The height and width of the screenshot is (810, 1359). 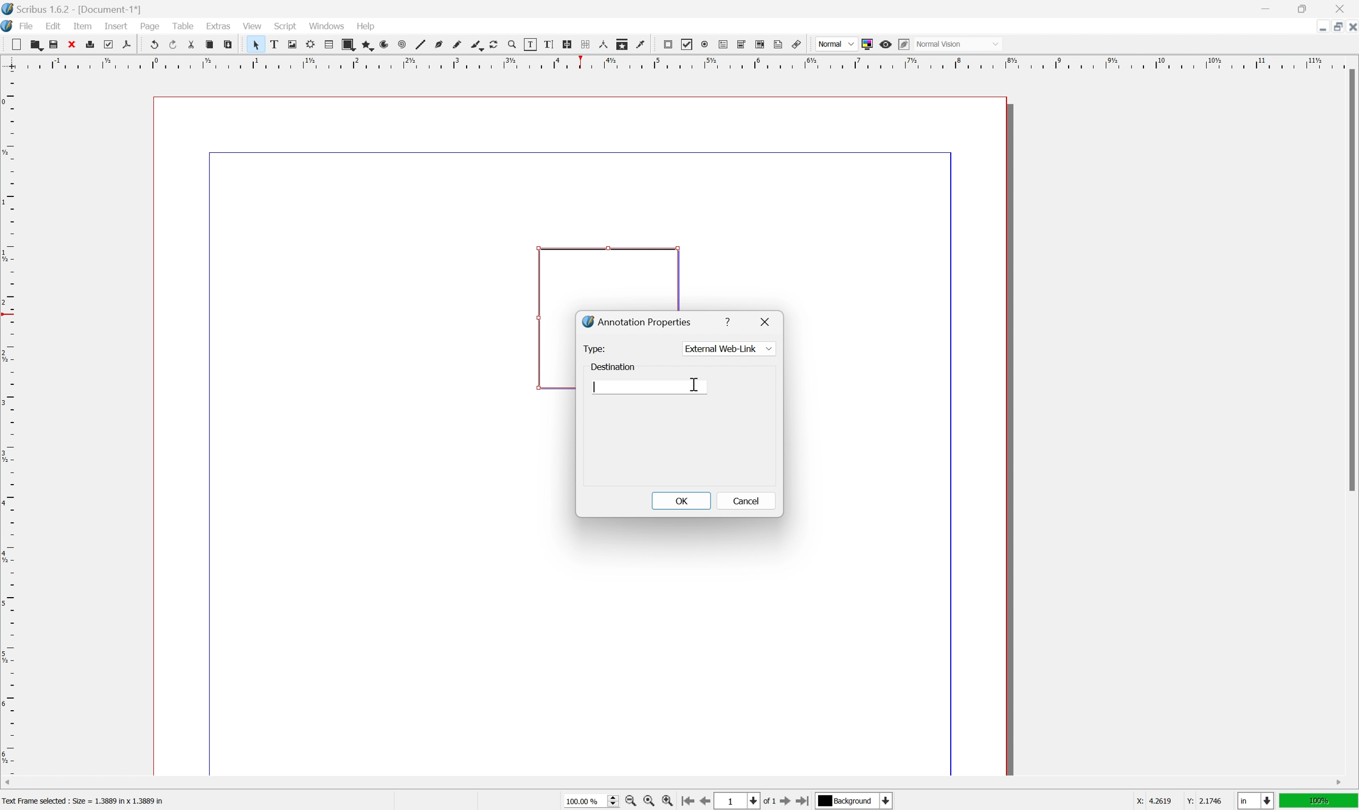 I want to click on page, so click(x=150, y=26).